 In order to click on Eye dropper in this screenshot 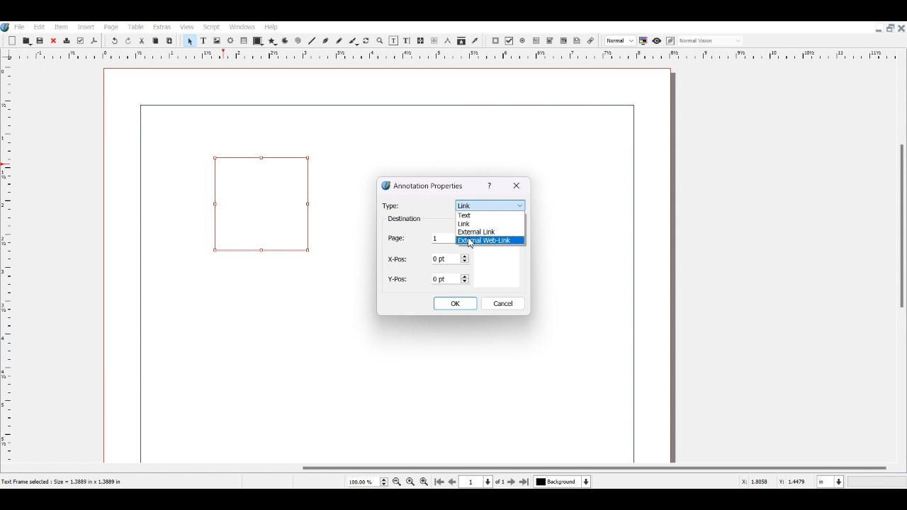, I will do `click(475, 40)`.